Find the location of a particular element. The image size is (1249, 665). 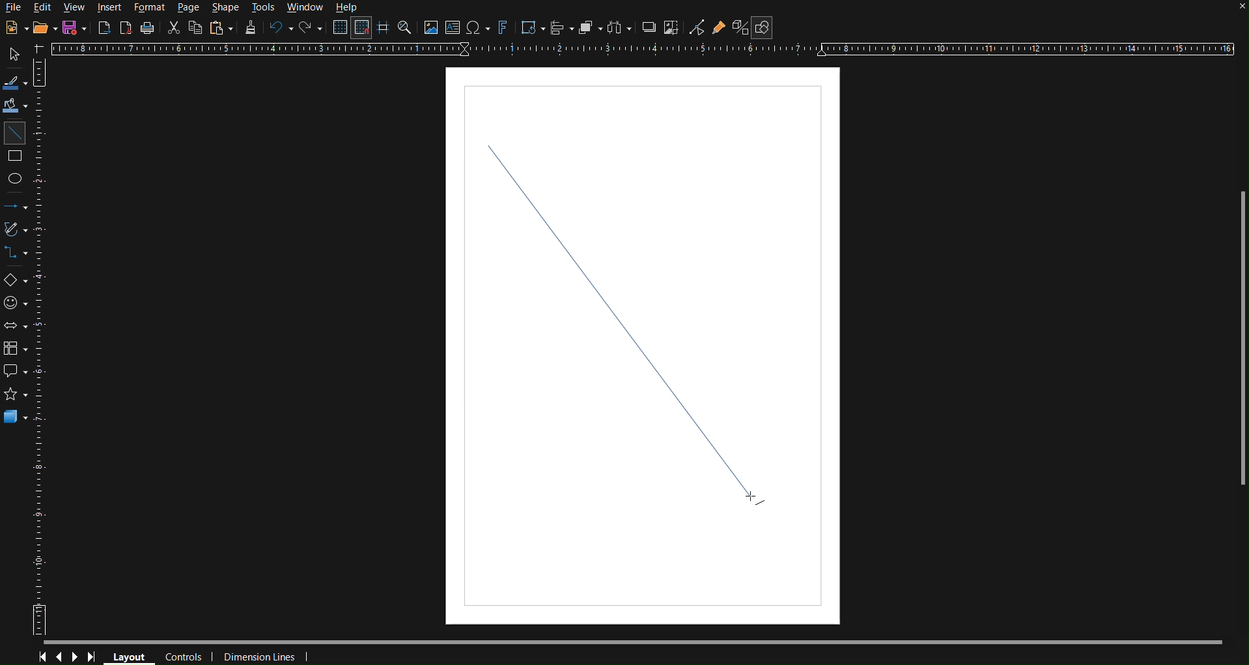

Edit is located at coordinates (43, 8).